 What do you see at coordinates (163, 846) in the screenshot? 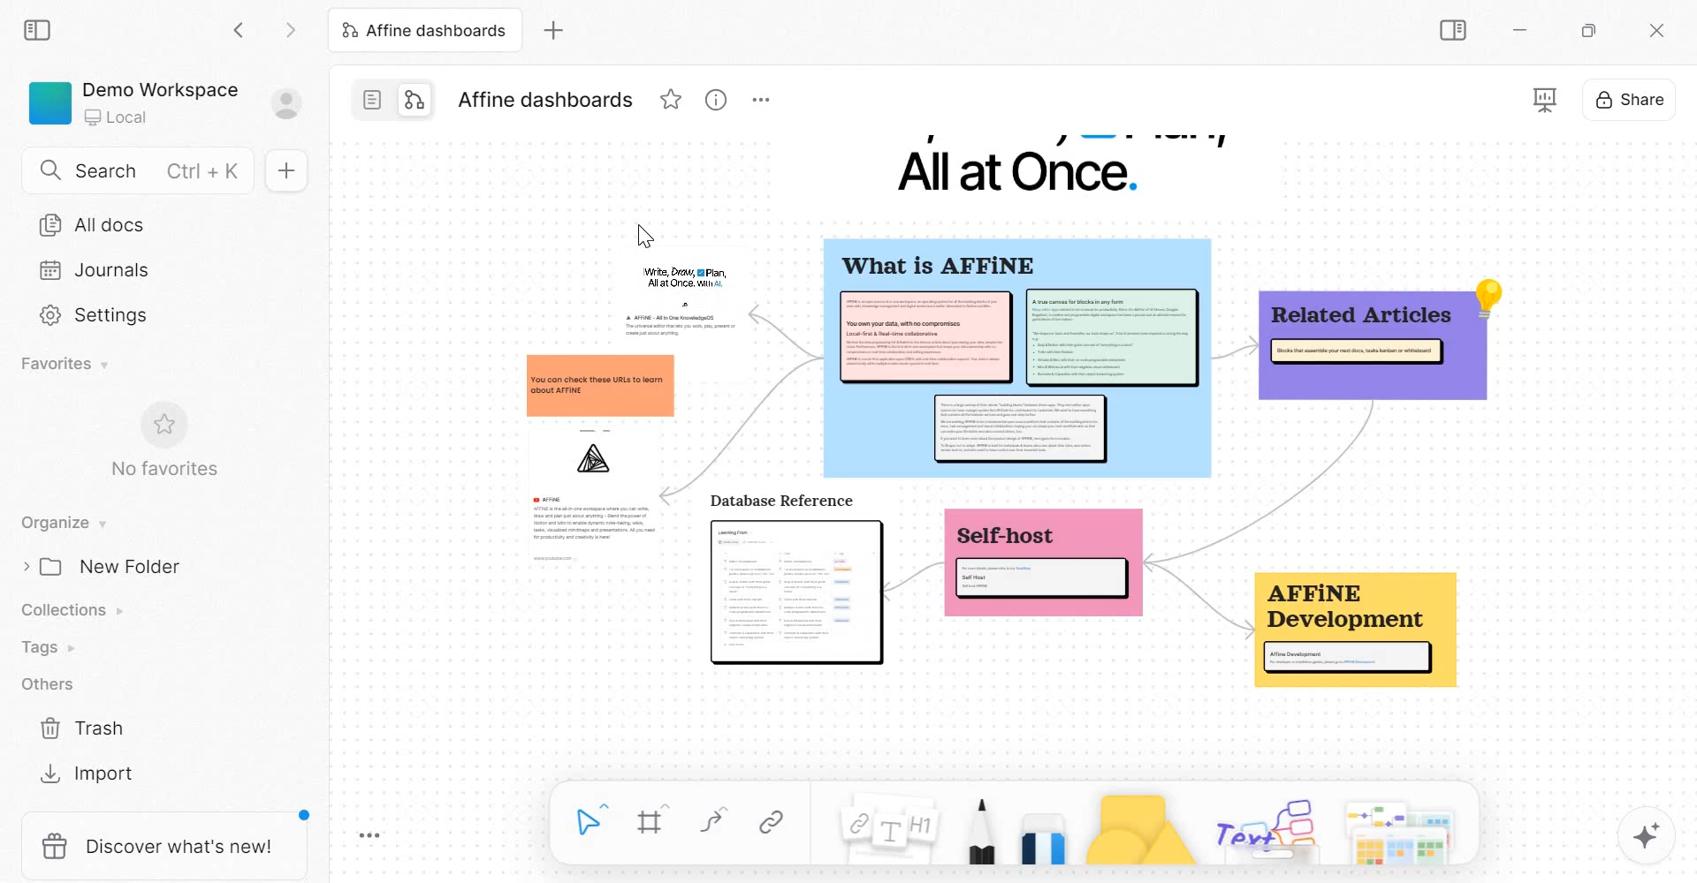
I see `discover what's new!` at bounding box center [163, 846].